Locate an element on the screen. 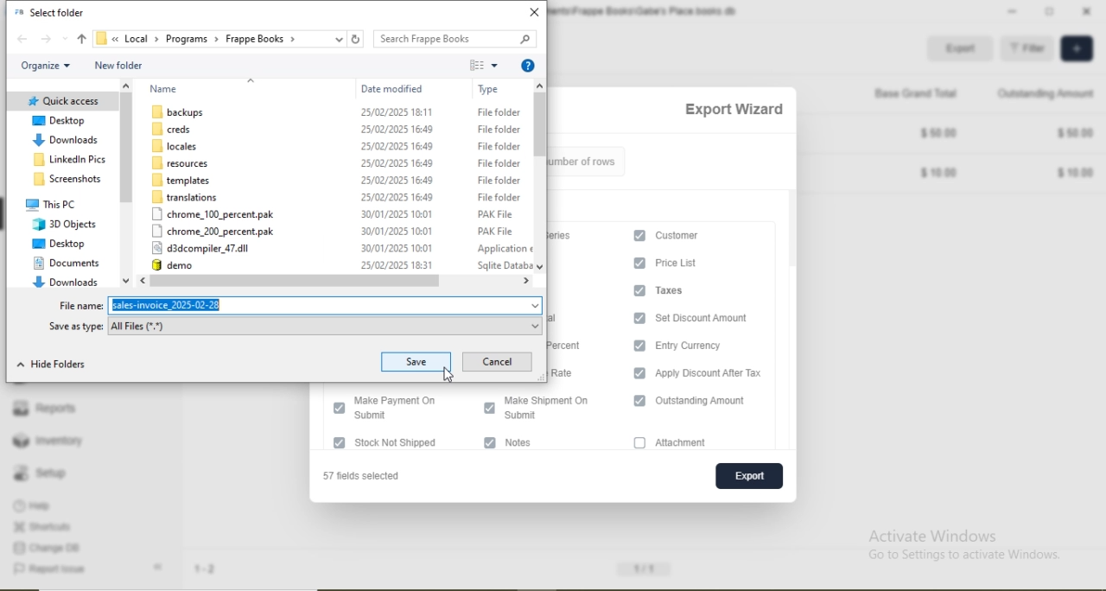  Quick access is located at coordinates (64, 101).